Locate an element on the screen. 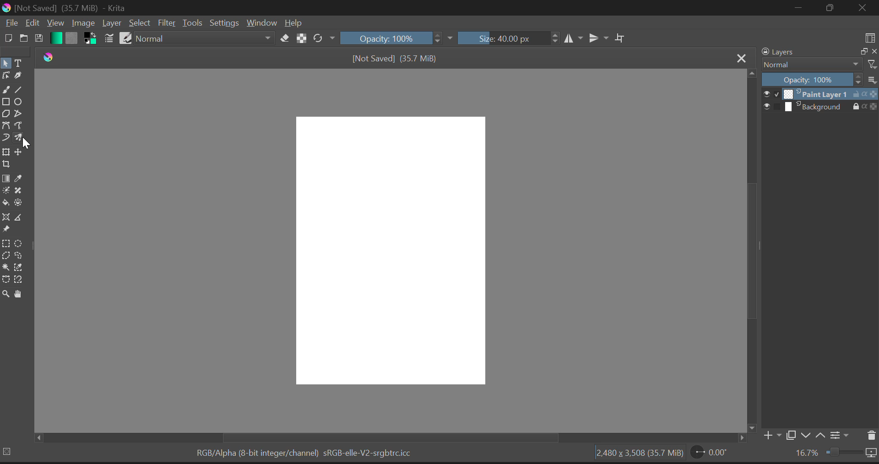  Eyedropper is located at coordinates (22, 177).